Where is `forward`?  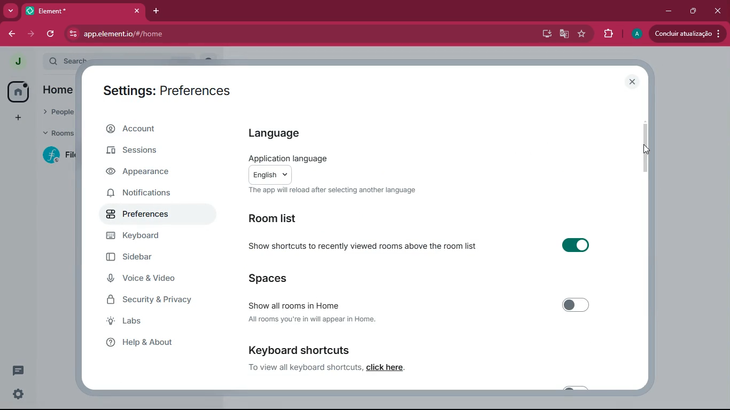 forward is located at coordinates (31, 36).